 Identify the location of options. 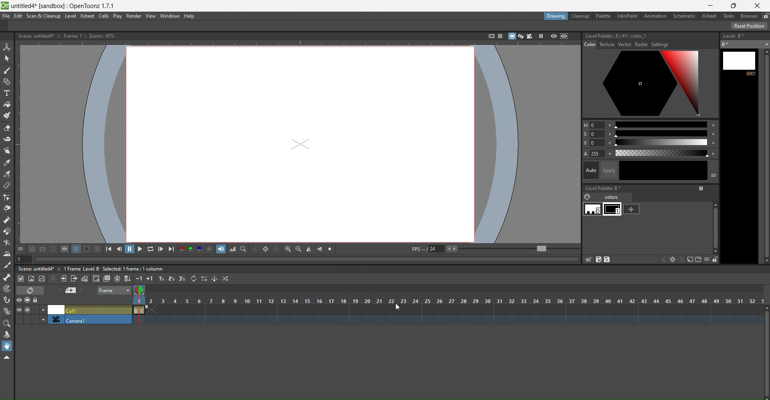
(713, 175).